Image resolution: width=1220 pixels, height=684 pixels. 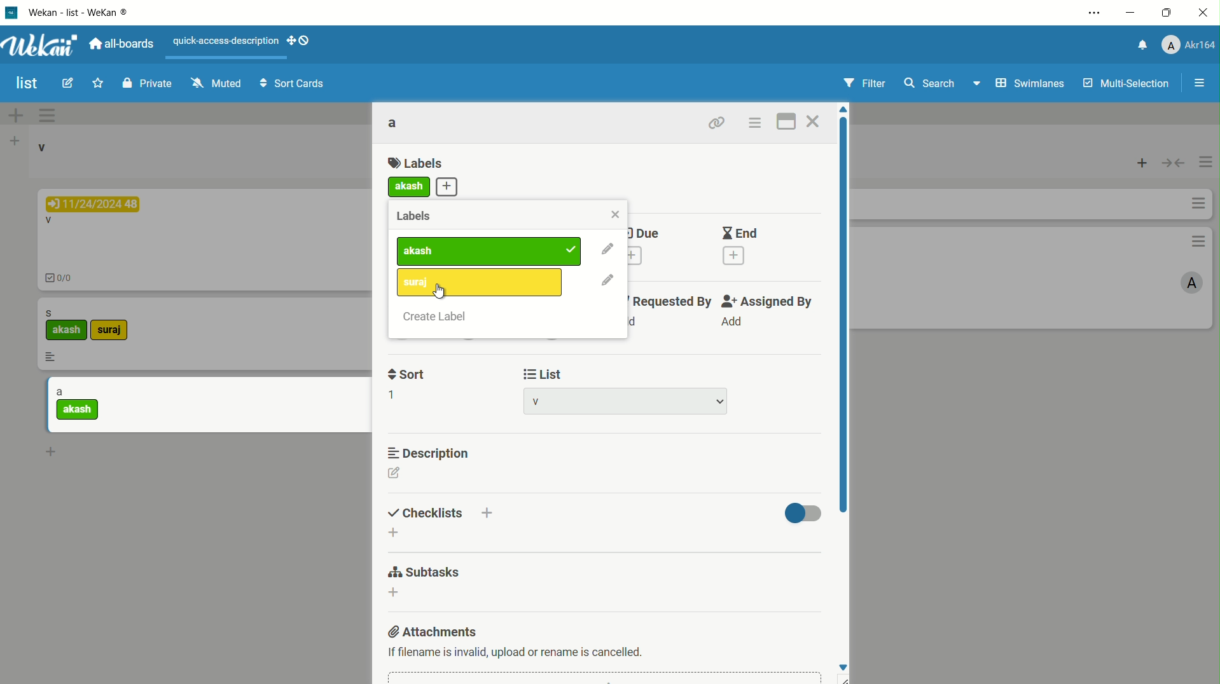 What do you see at coordinates (614, 214) in the screenshot?
I see `close` at bounding box center [614, 214].